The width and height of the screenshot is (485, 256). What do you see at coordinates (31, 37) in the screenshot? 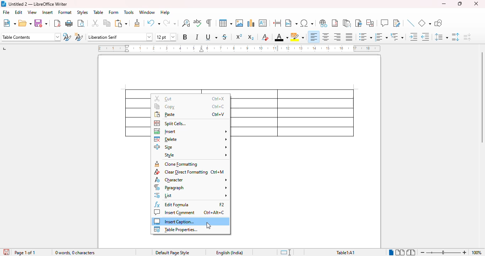
I see `set page style` at bounding box center [31, 37].